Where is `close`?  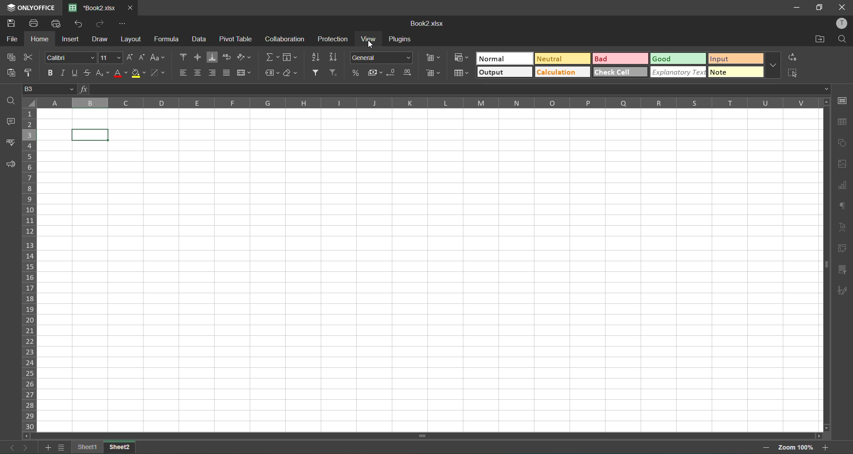 close is located at coordinates (841, 7).